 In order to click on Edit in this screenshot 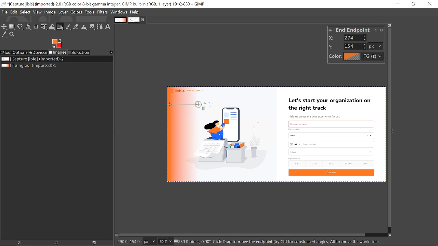, I will do `click(13, 12)`.